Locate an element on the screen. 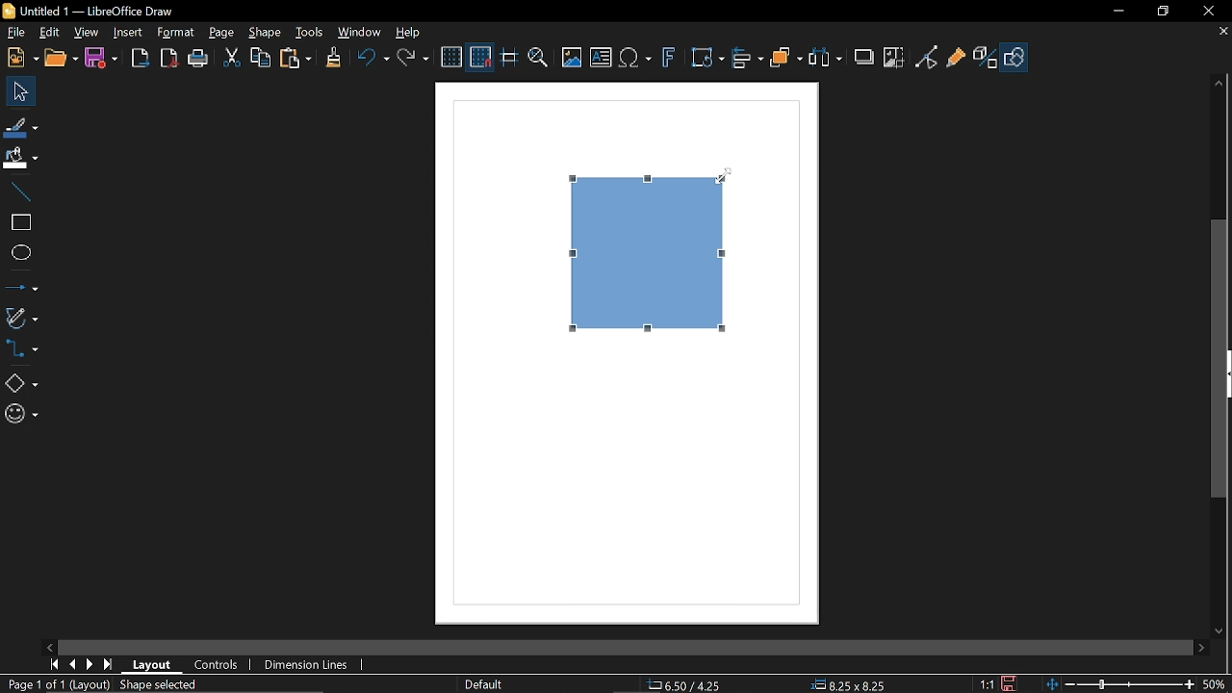 The width and height of the screenshot is (1232, 693). Crop image is located at coordinates (894, 60).